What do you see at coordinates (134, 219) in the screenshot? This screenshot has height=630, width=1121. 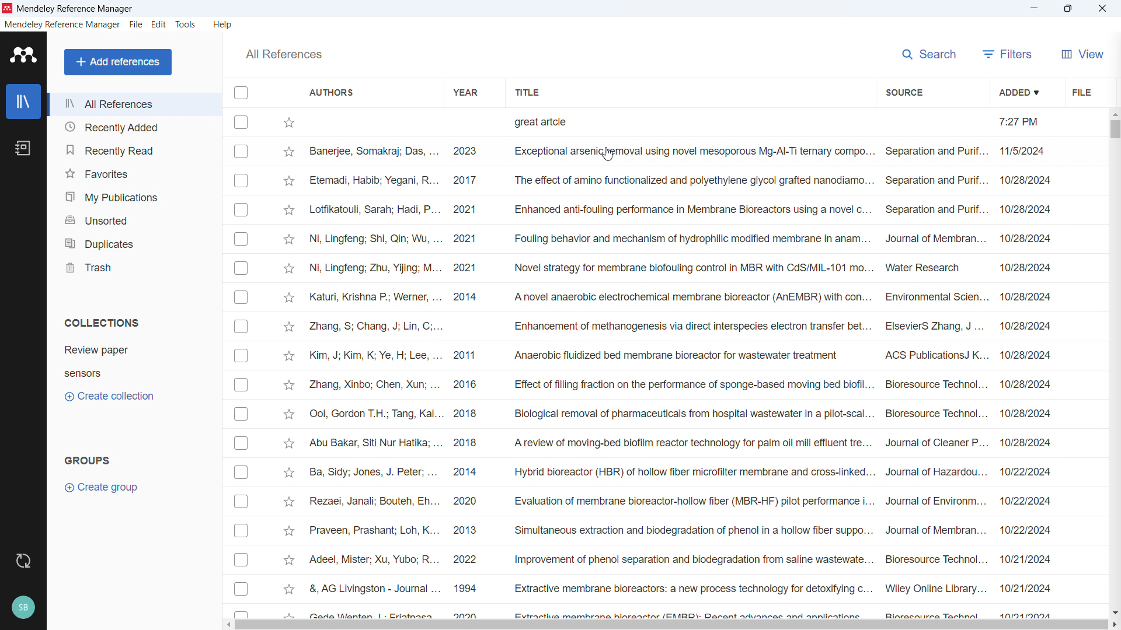 I see `Unsorted ` at bounding box center [134, 219].